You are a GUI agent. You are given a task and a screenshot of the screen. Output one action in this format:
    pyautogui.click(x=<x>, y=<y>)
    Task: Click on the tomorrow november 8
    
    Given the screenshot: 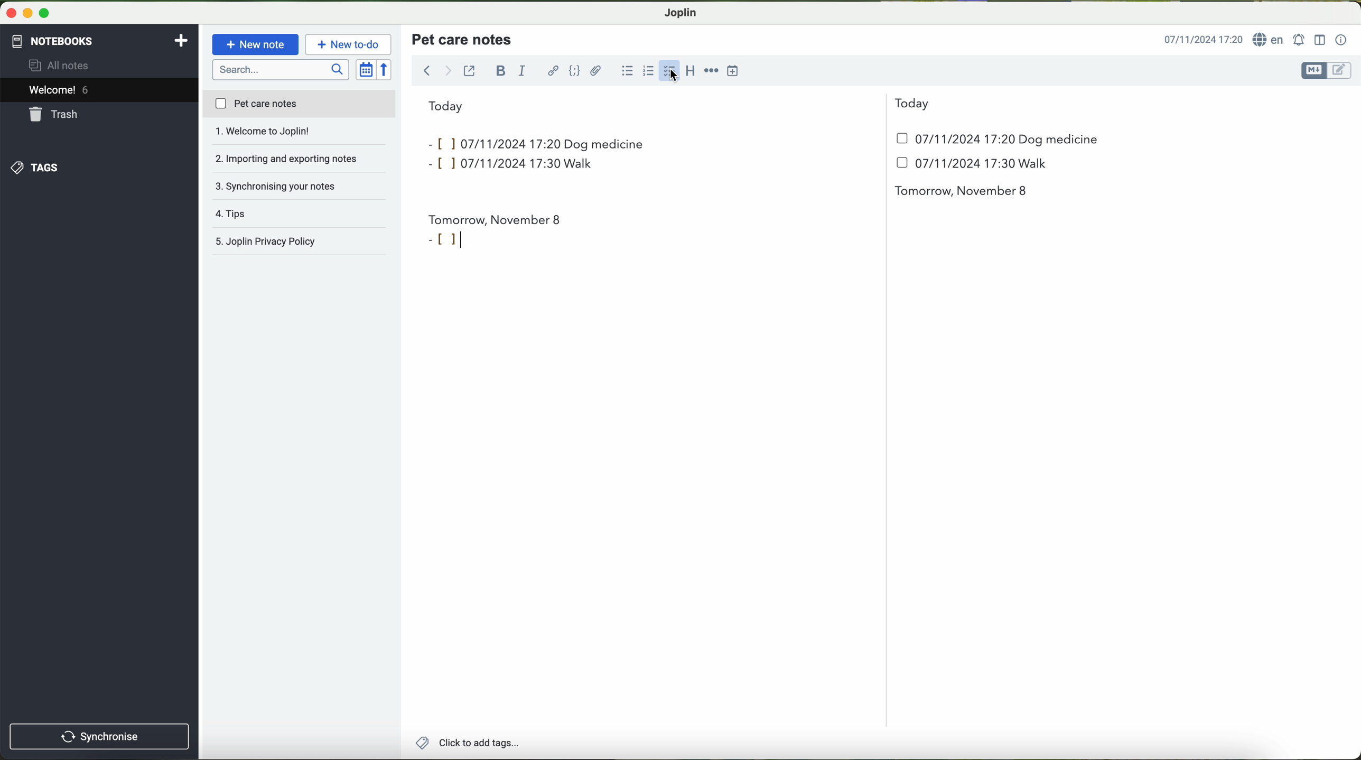 What is the action you would take?
    pyautogui.click(x=963, y=192)
    